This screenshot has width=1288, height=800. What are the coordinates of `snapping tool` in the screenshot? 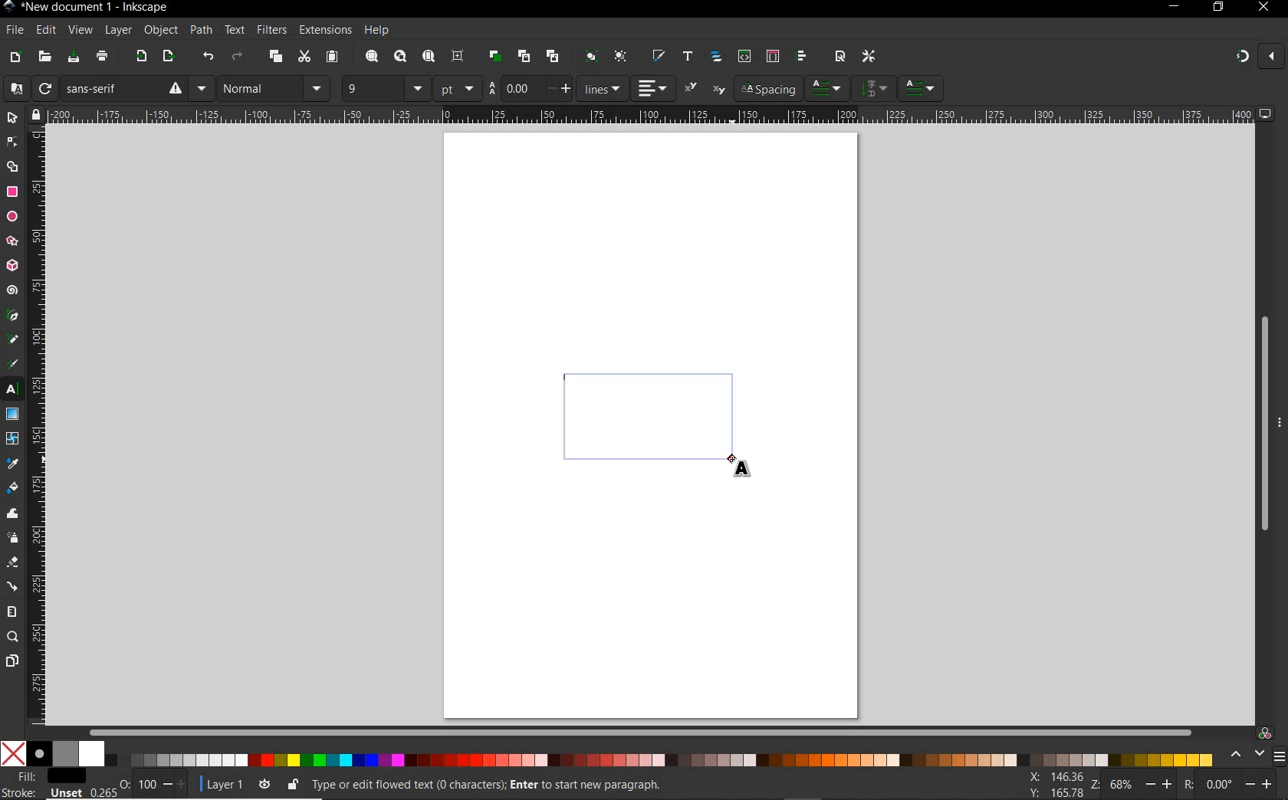 It's located at (1240, 57).